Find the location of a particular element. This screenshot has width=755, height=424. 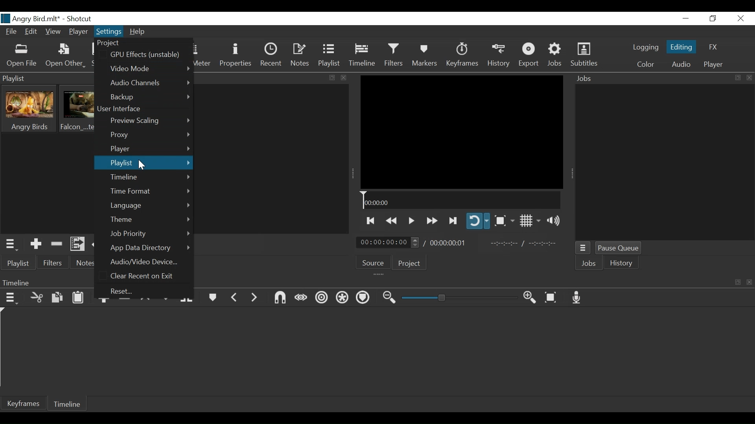

Color is located at coordinates (646, 64).